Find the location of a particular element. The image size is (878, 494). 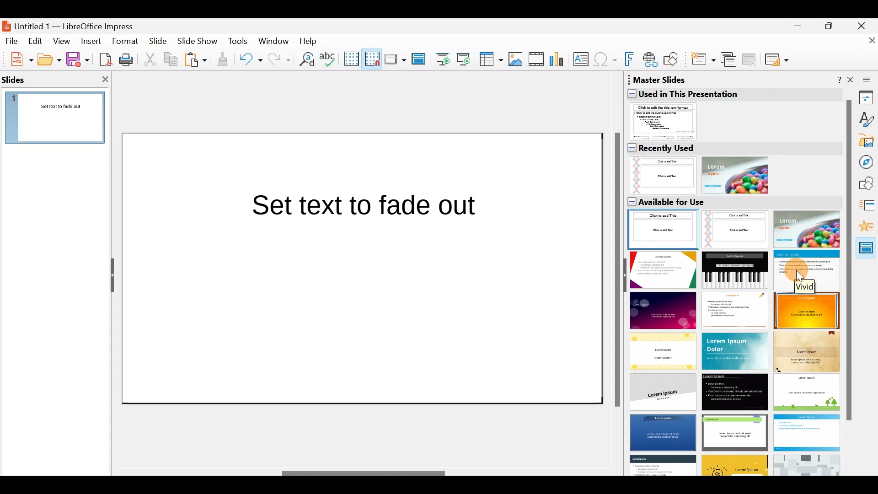

Delete slide is located at coordinates (751, 59).